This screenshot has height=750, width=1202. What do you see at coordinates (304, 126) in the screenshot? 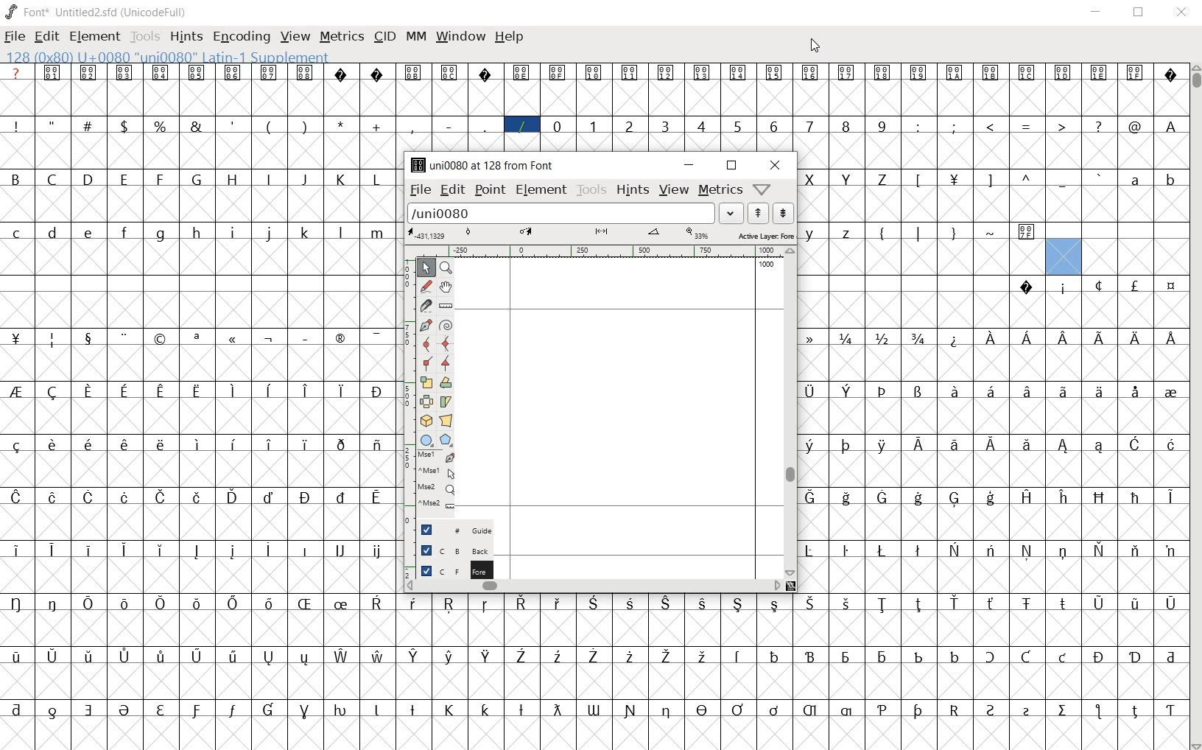
I see `glyph` at bounding box center [304, 126].